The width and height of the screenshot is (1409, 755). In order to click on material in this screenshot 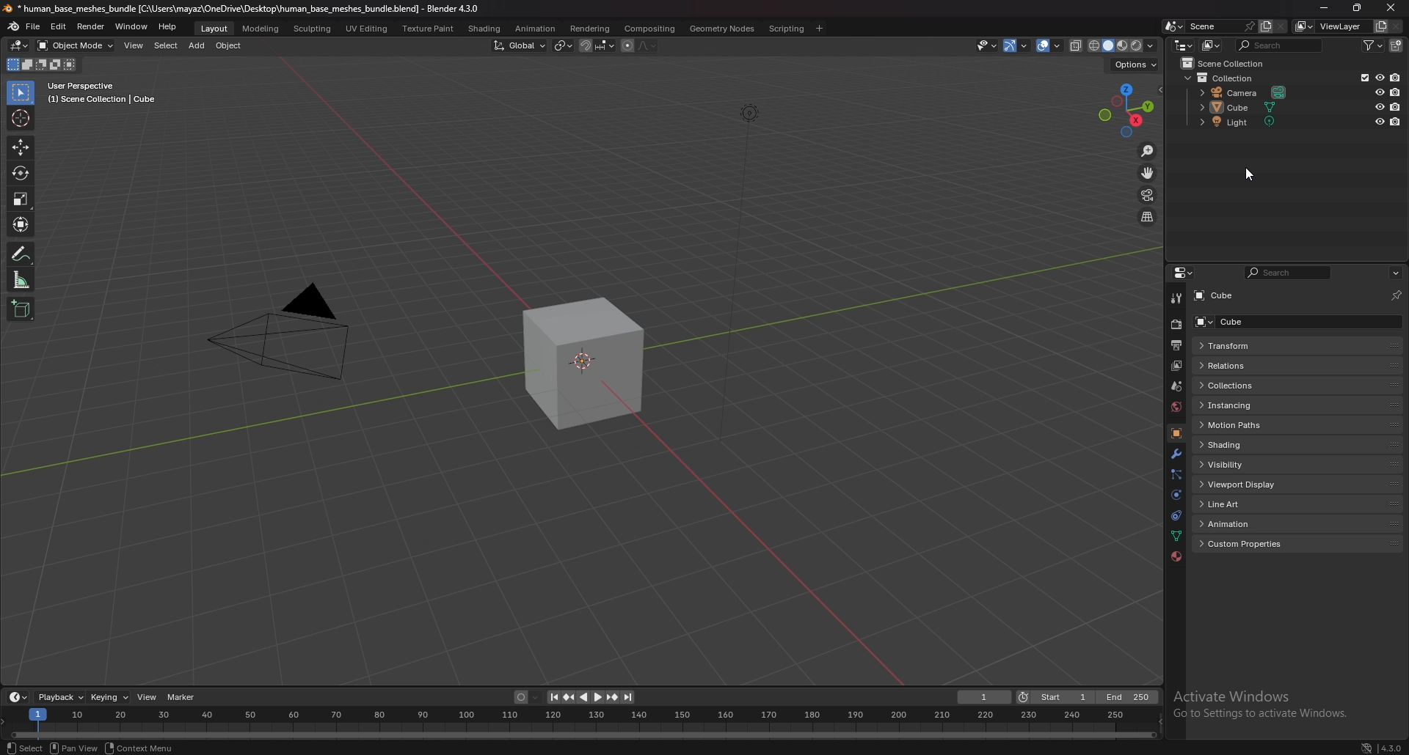, I will do `click(1176, 556)`.